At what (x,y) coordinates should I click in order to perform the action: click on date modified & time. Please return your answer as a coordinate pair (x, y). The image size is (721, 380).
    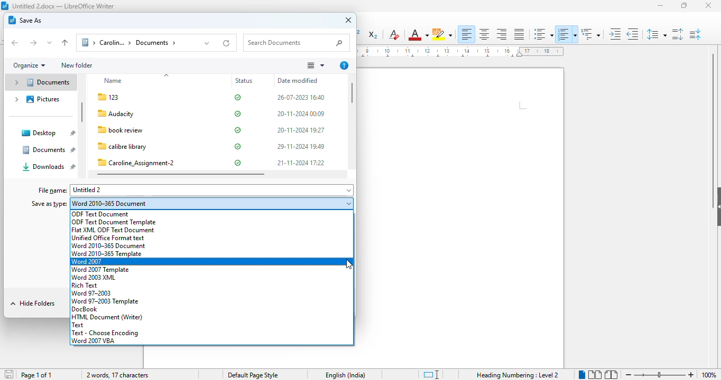
    Looking at the image, I should click on (301, 131).